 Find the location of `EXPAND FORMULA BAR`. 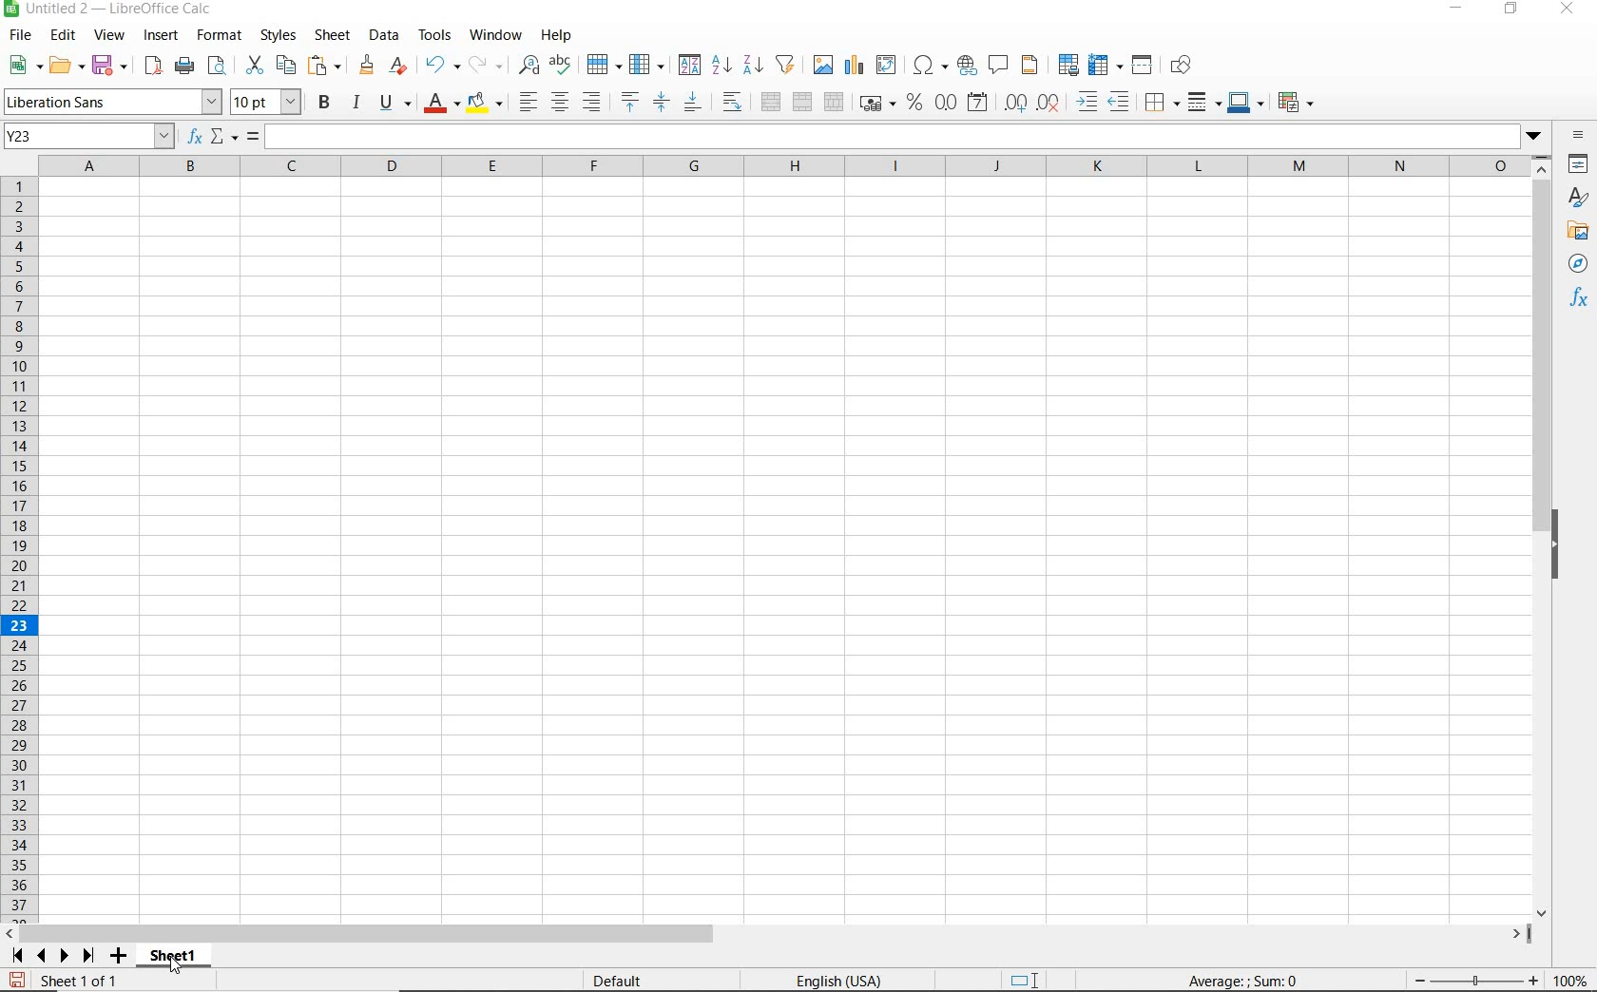

EXPAND FORMULA BAR is located at coordinates (908, 137).